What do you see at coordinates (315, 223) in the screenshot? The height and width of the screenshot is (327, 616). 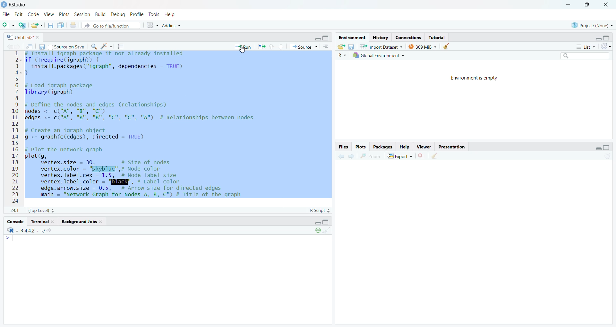 I see `minimise` at bounding box center [315, 223].